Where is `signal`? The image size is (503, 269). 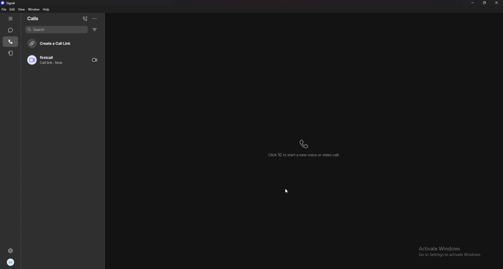
signal is located at coordinates (10, 3).